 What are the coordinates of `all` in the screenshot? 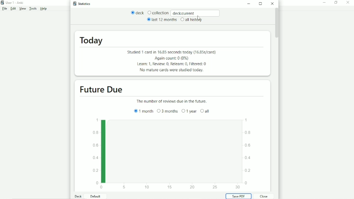 It's located at (205, 111).